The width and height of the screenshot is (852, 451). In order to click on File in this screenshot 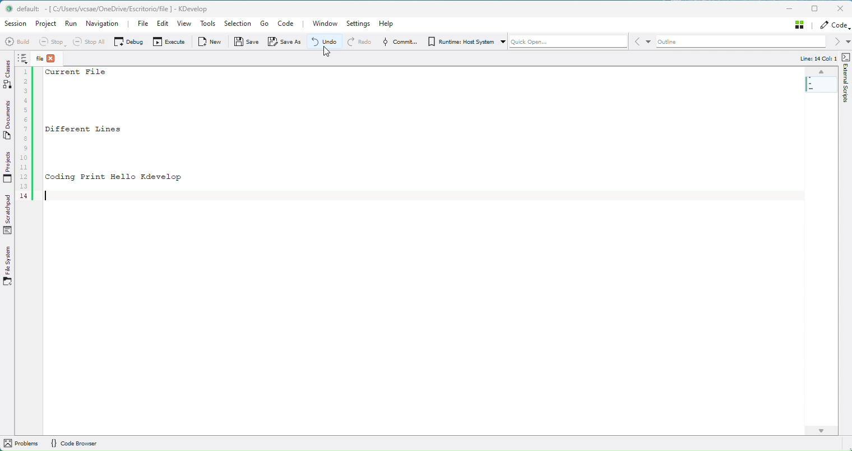, I will do `click(142, 25)`.